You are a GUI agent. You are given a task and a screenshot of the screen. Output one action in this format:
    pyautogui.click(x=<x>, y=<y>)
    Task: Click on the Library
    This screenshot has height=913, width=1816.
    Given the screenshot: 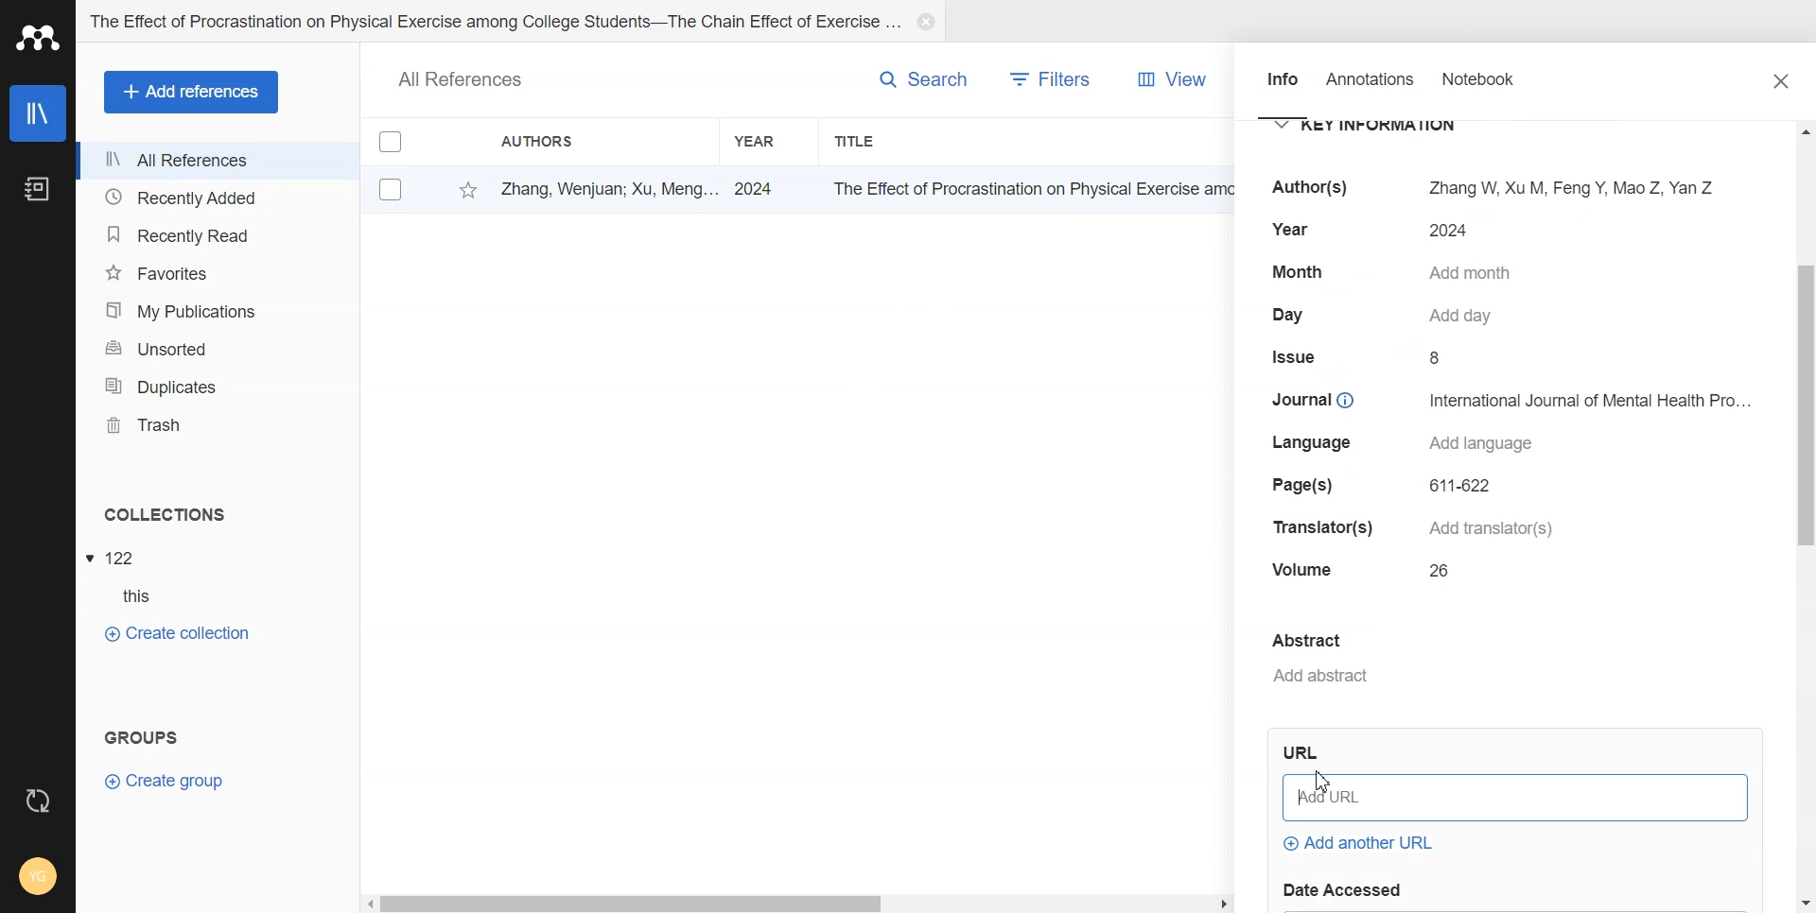 What is the action you would take?
    pyautogui.click(x=37, y=113)
    